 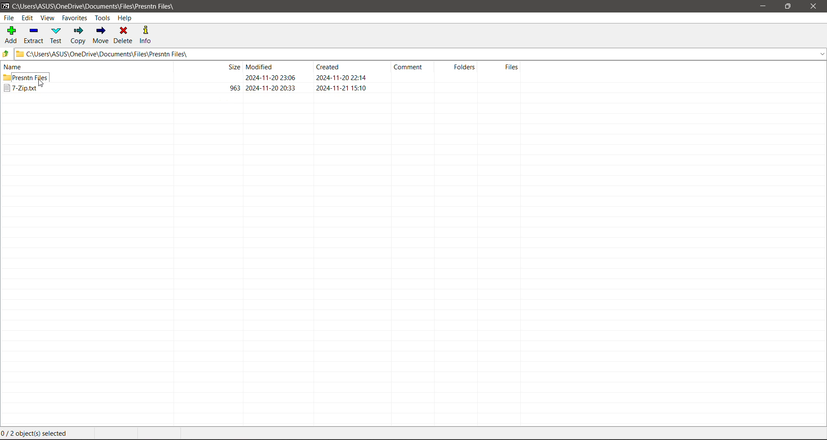 I want to click on Extract, so click(x=33, y=34).